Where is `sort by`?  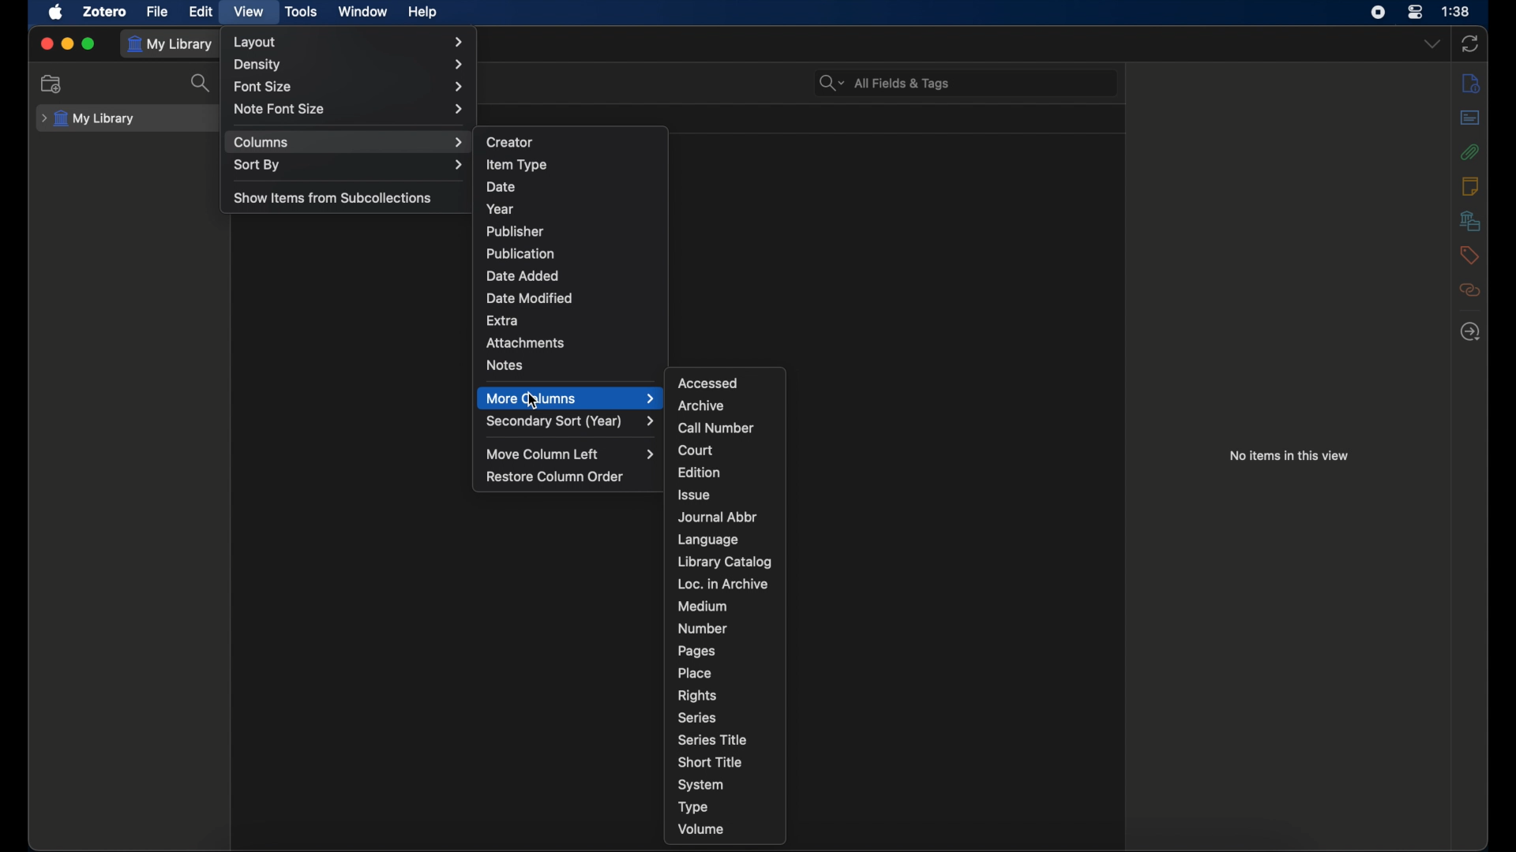 sort by is located at coordinates (349, 166).